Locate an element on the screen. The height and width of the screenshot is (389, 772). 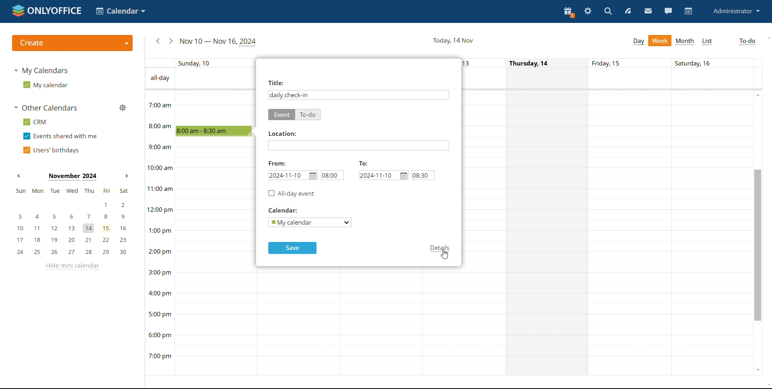
start date is located at coordinates (293, 175).